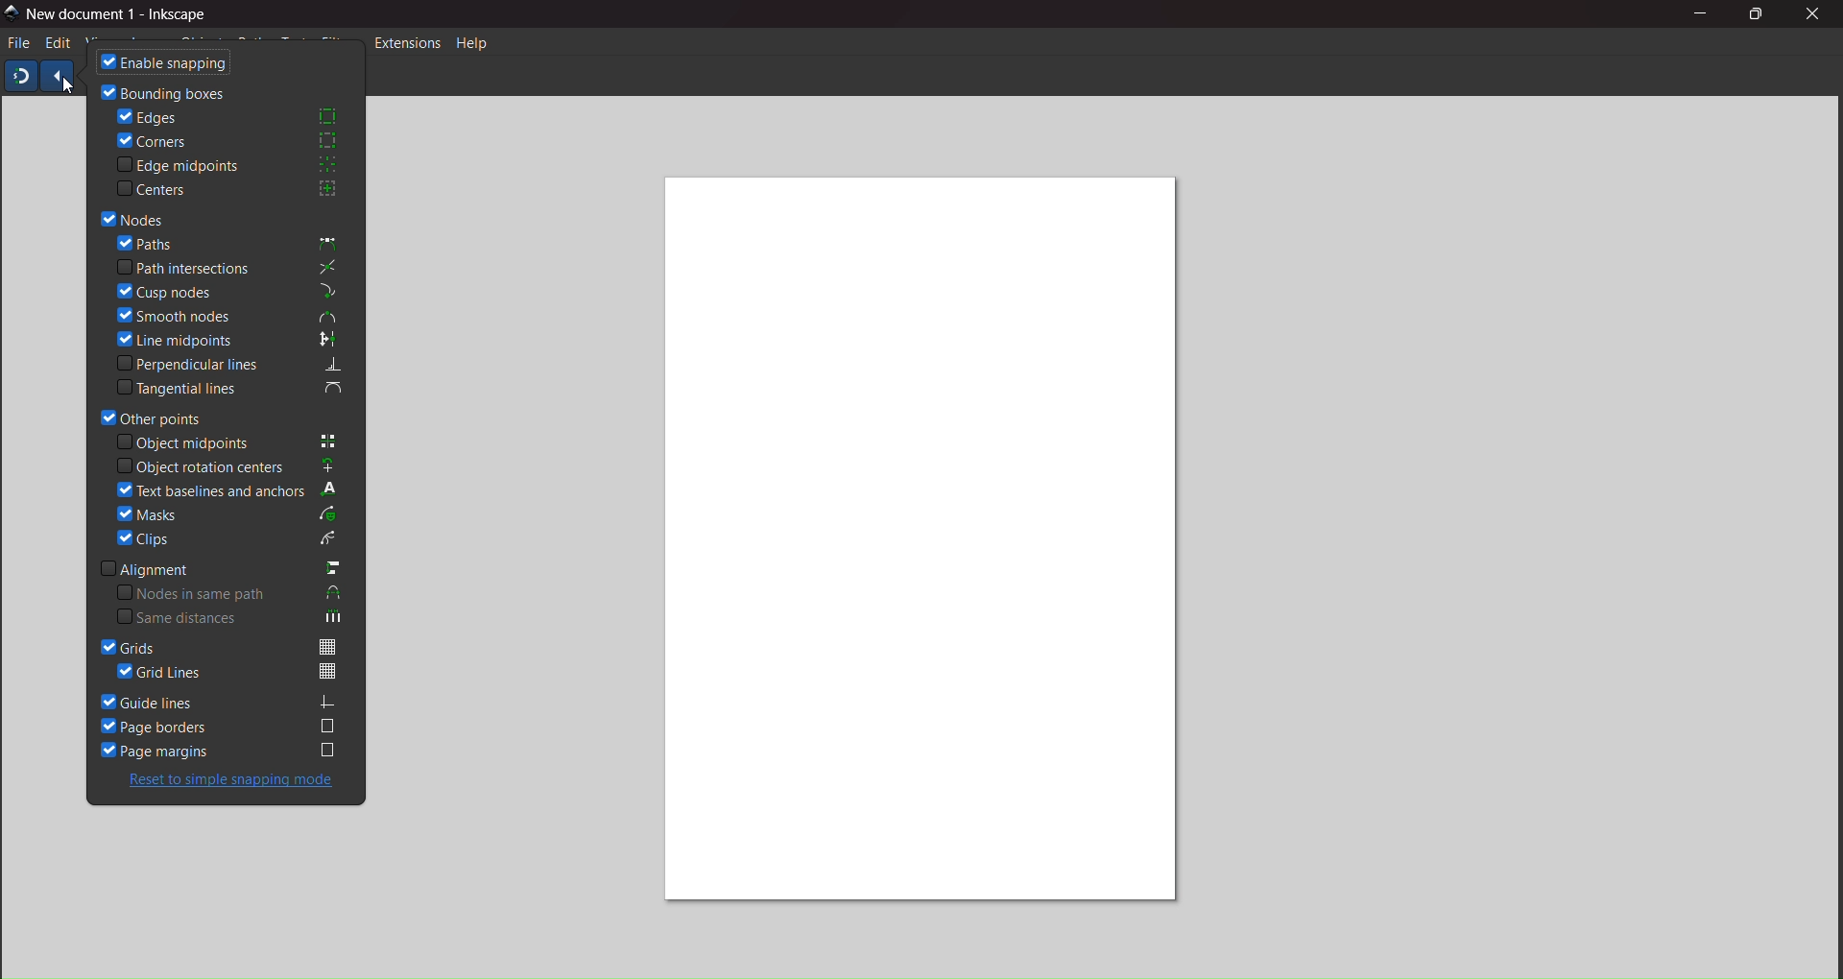 The image size is (1843, 979). Describe the element at coordinates (164, 91) in the screenshot. I see `bounding boxes` at that location.